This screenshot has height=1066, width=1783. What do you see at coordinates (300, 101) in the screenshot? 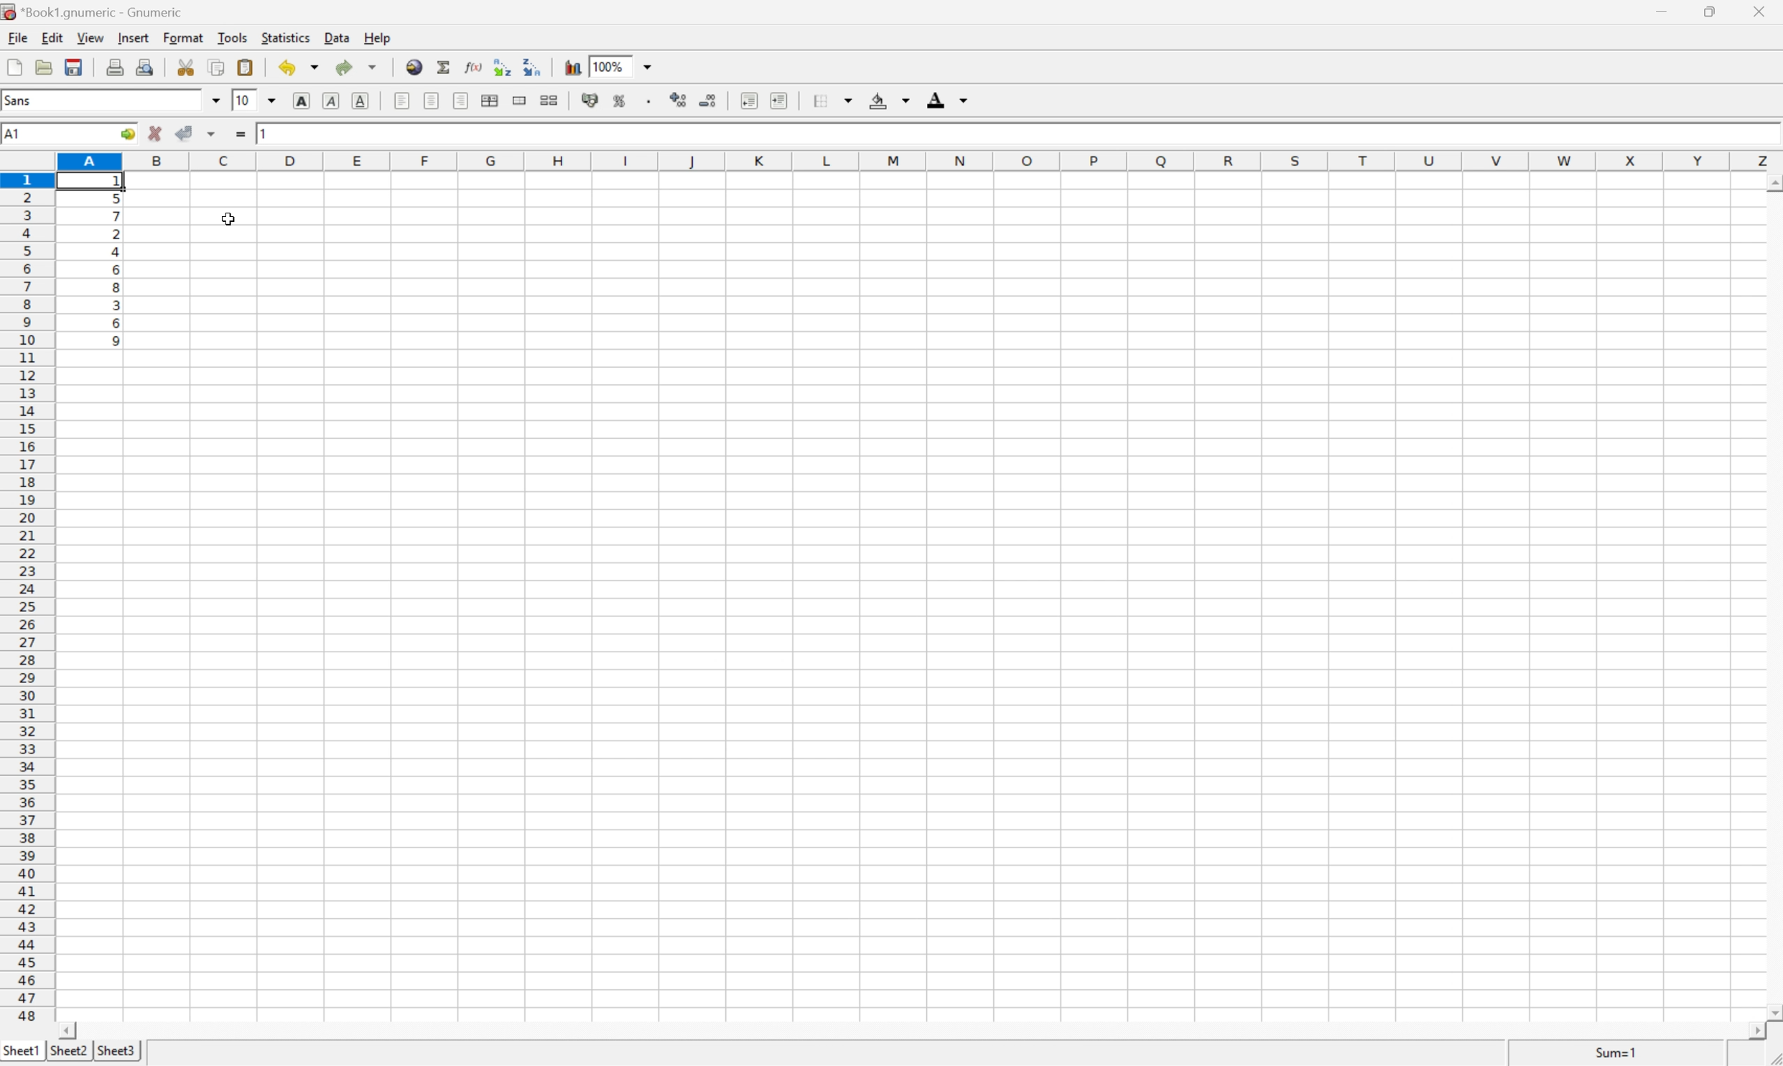
I see `bold` at bounding box center [300, 101].